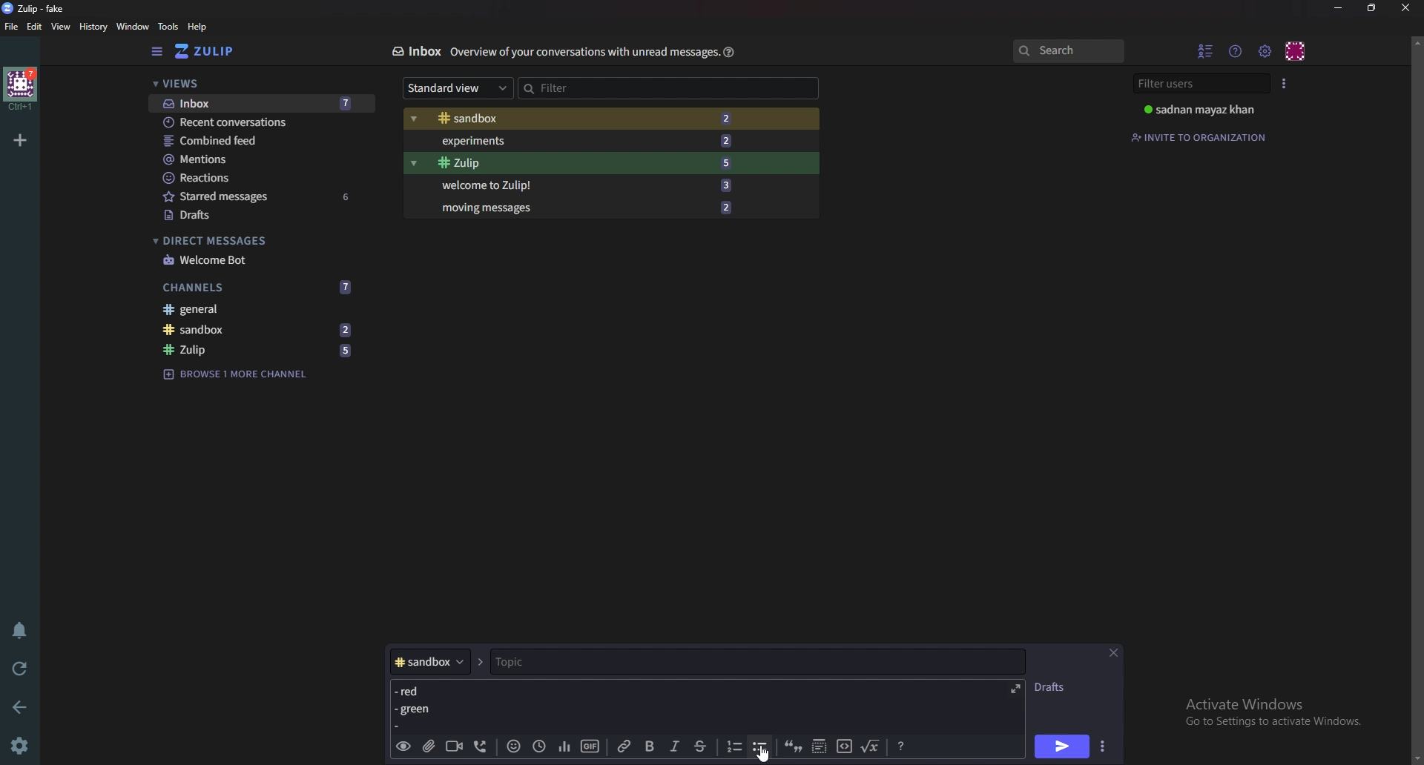  I want to click on Scroll bar, so click(1416, 400).